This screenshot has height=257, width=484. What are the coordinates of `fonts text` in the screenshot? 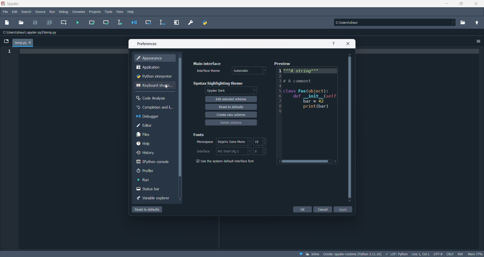 It's located at (199, 136).